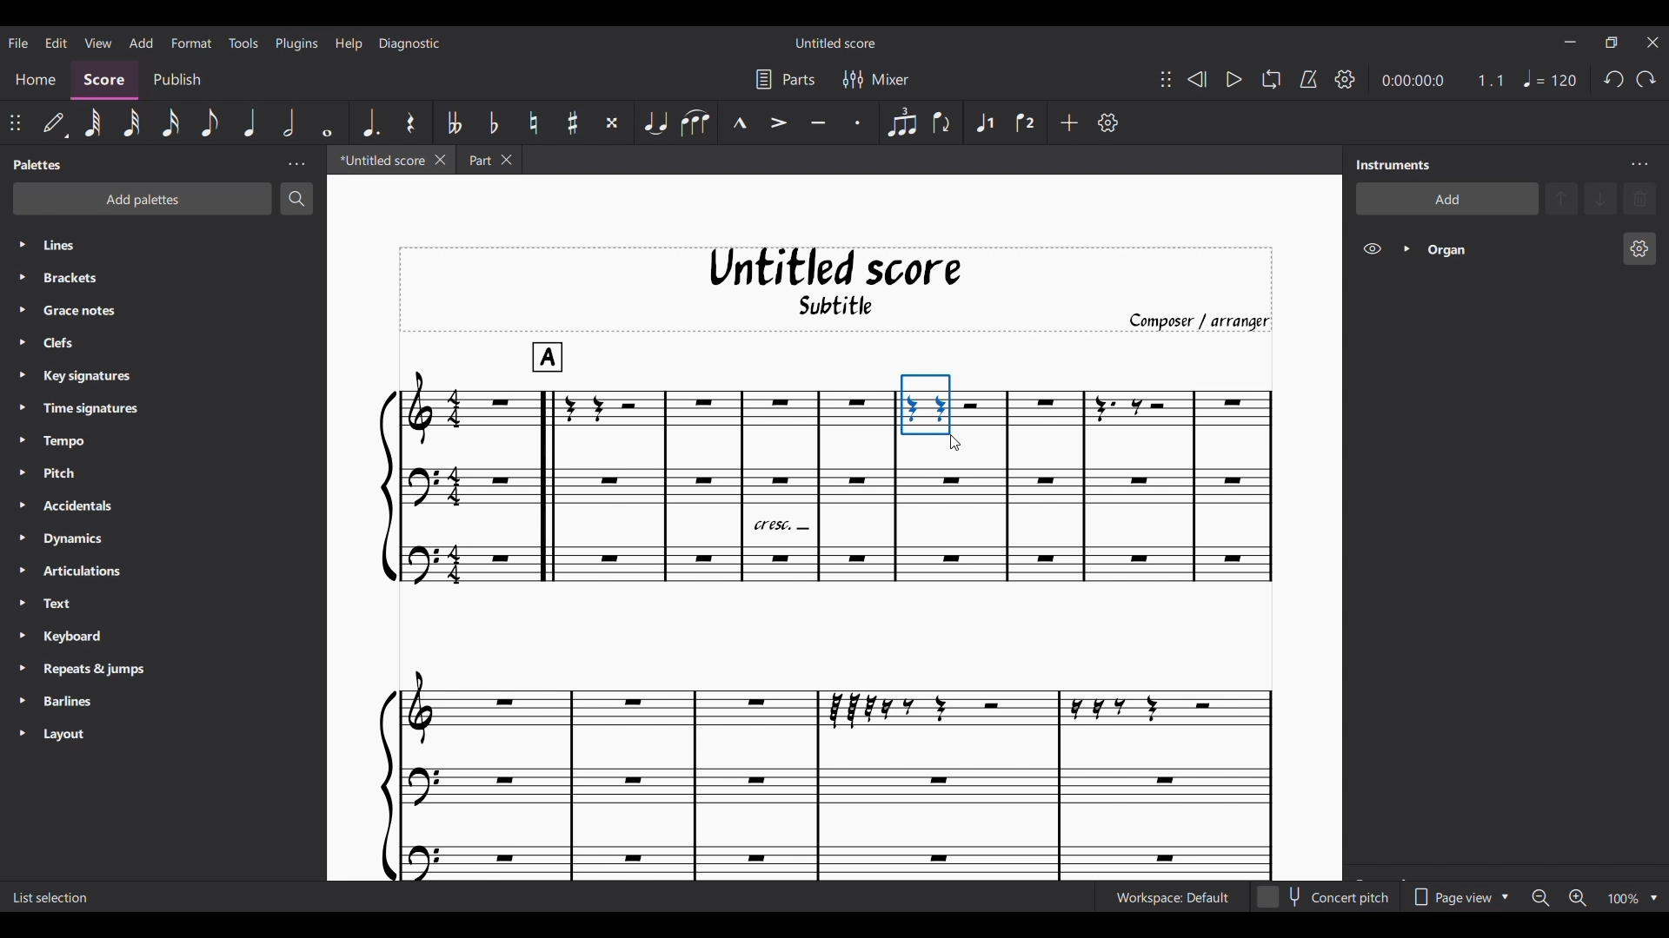 The image size is (1669, 938). Describe the element at coordinates (1309, 80) in the screenshot. I see `Metronome` at that location.